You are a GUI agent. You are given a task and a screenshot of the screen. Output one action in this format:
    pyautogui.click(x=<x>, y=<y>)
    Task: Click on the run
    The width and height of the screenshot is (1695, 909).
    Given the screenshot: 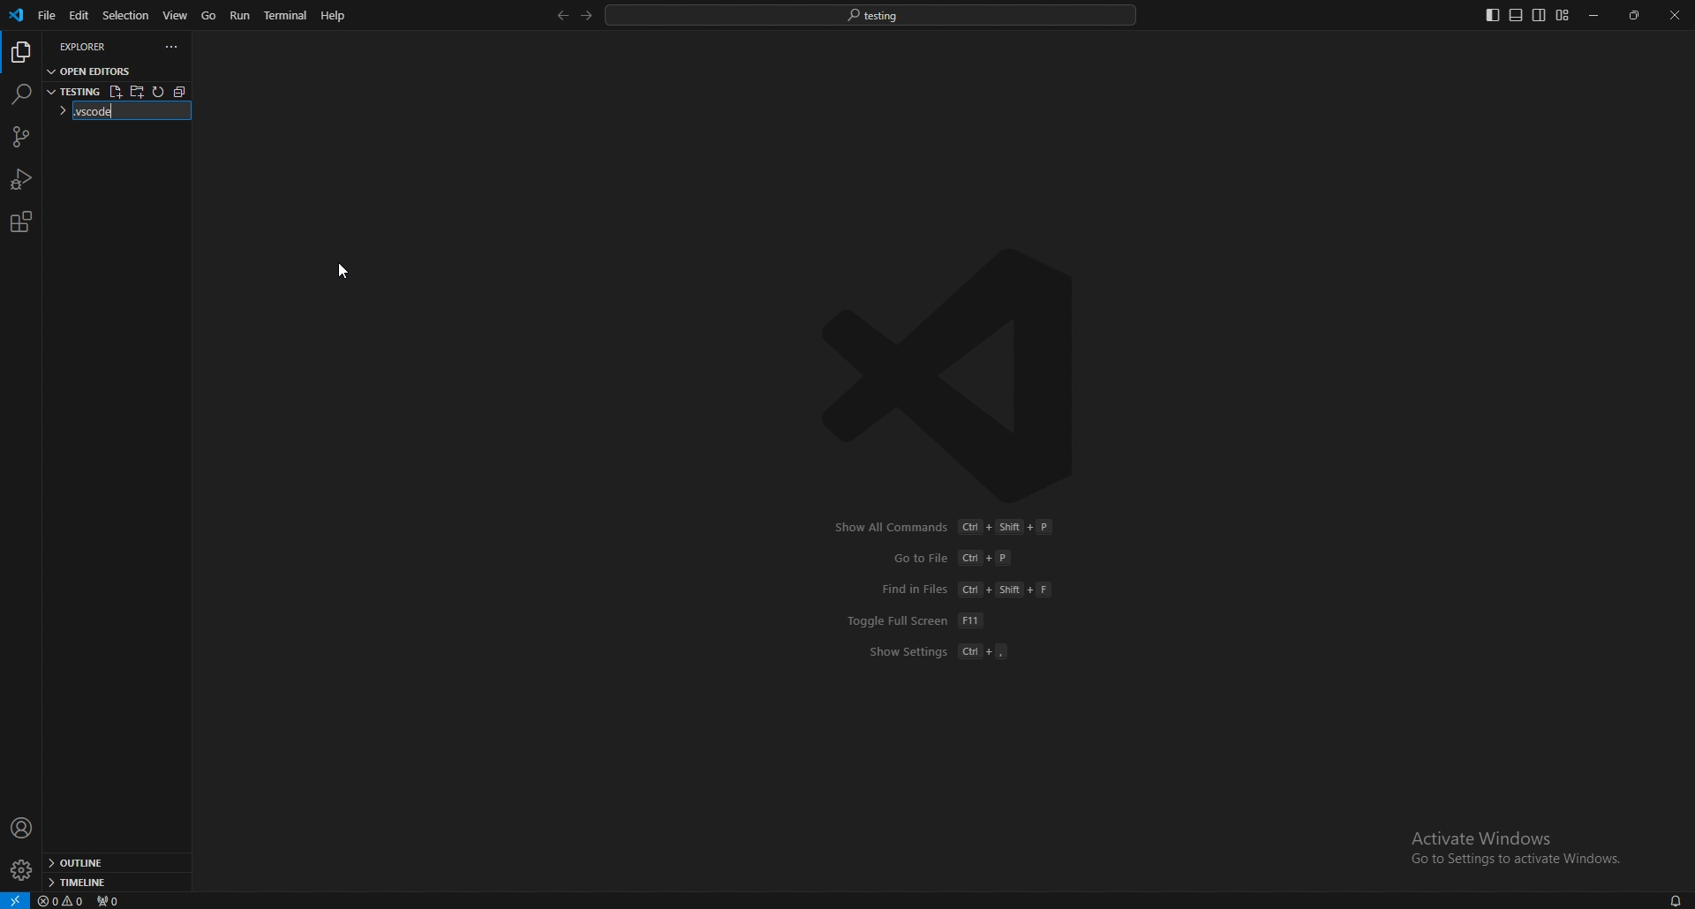 What is the action you would take?
    pyautogui.click(x=242, y=15)
    